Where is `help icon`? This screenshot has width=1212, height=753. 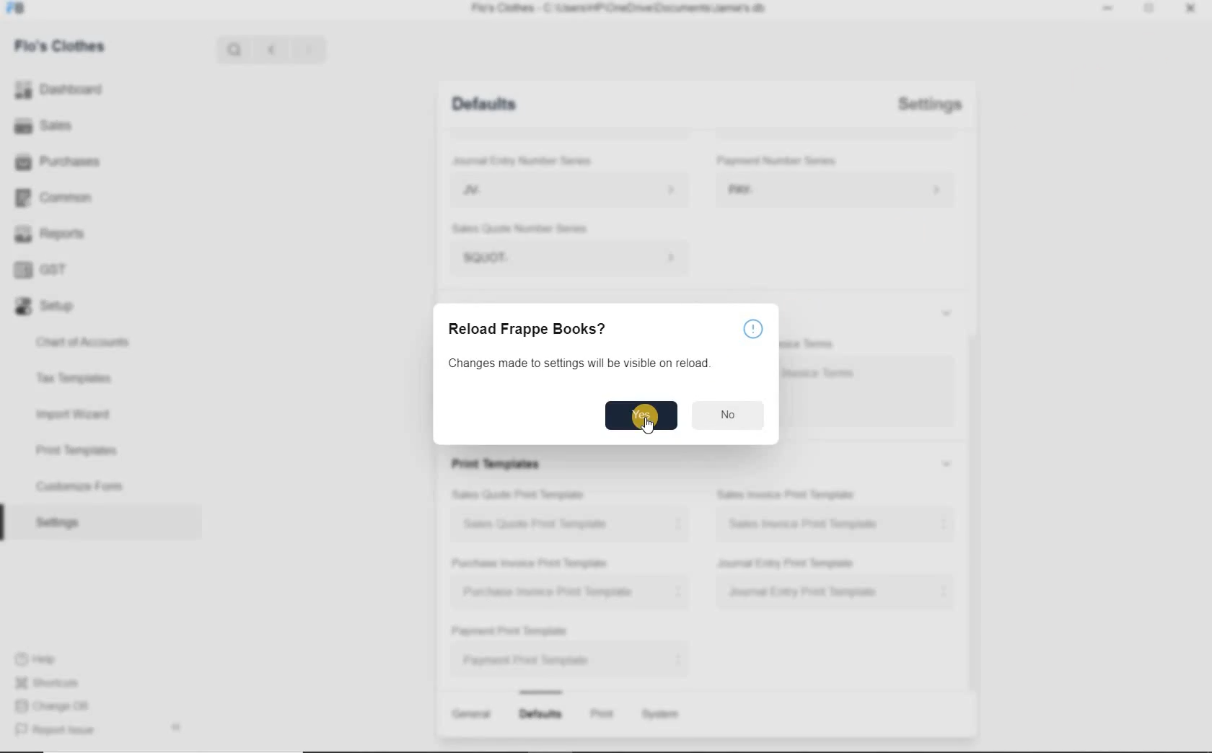 help icon is located at coordinates (754, 327).